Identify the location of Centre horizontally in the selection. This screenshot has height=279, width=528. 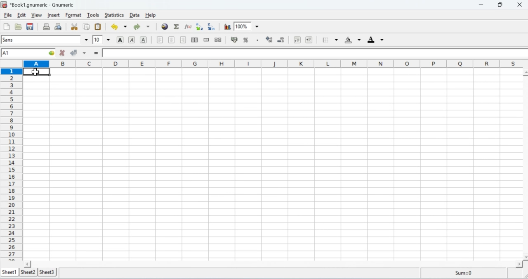
(196, 40).